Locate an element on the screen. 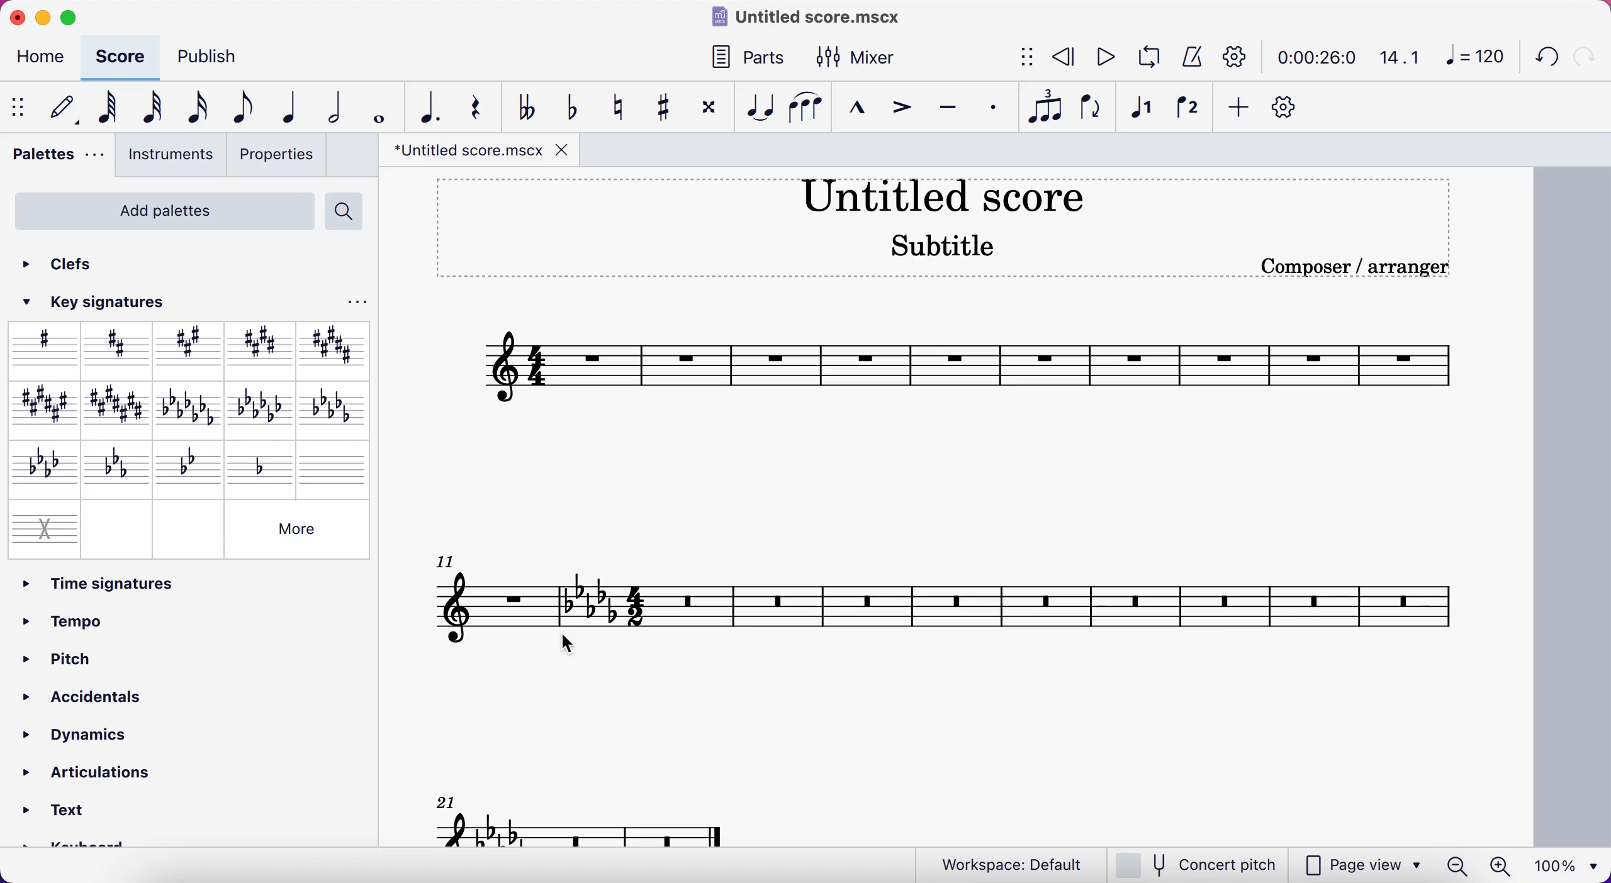 The width and height of the screenshot is (1611, 883). B minor is located at coordinates (333, 409).